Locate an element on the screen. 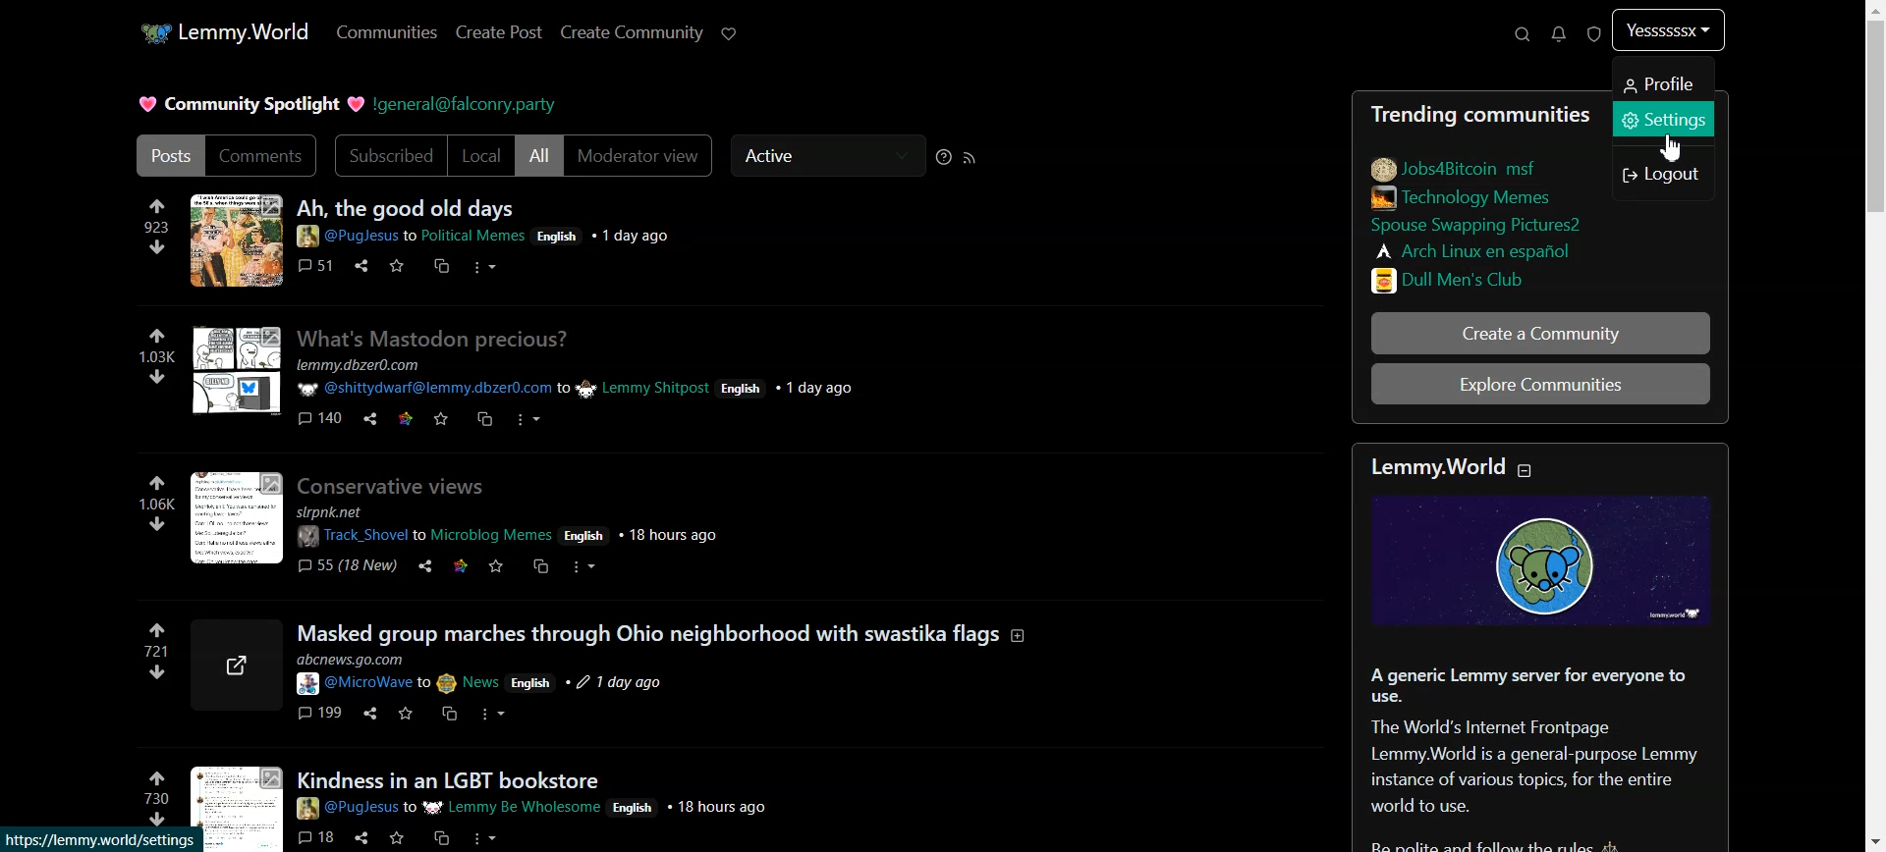 The height and width of the screenshot is (852, 1886). save is located at coordinates (406, 714).